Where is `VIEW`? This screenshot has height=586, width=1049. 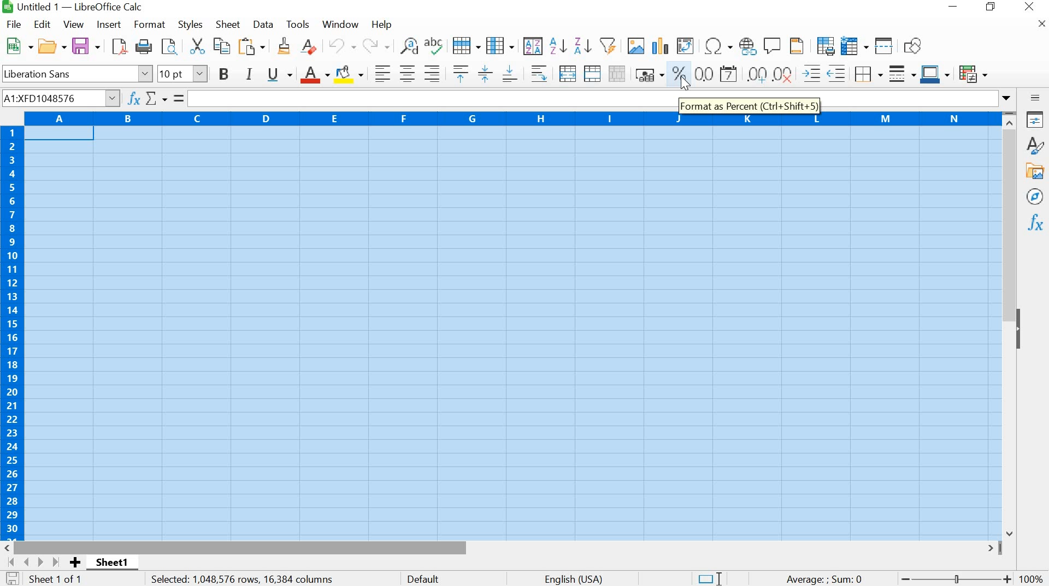
VIEW is located at coordinates (75, 23).